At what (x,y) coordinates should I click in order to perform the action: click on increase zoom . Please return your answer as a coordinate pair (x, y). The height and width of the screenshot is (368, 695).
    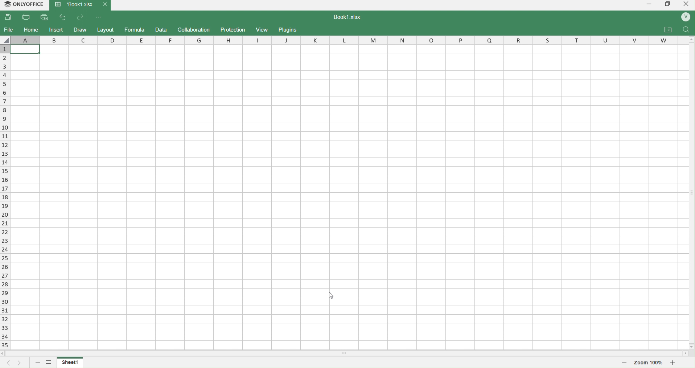
    Looking at the image, I should click on (674, 362).